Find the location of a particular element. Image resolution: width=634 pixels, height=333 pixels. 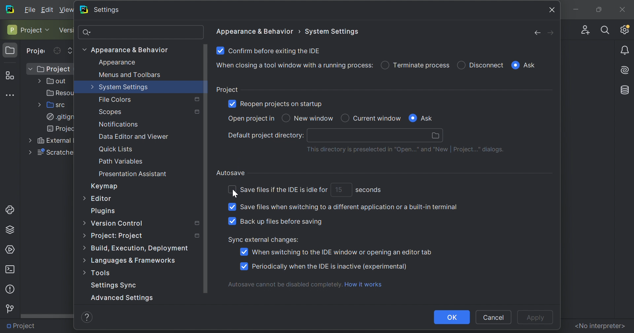

Keymap is located at coordinates (105, 186).